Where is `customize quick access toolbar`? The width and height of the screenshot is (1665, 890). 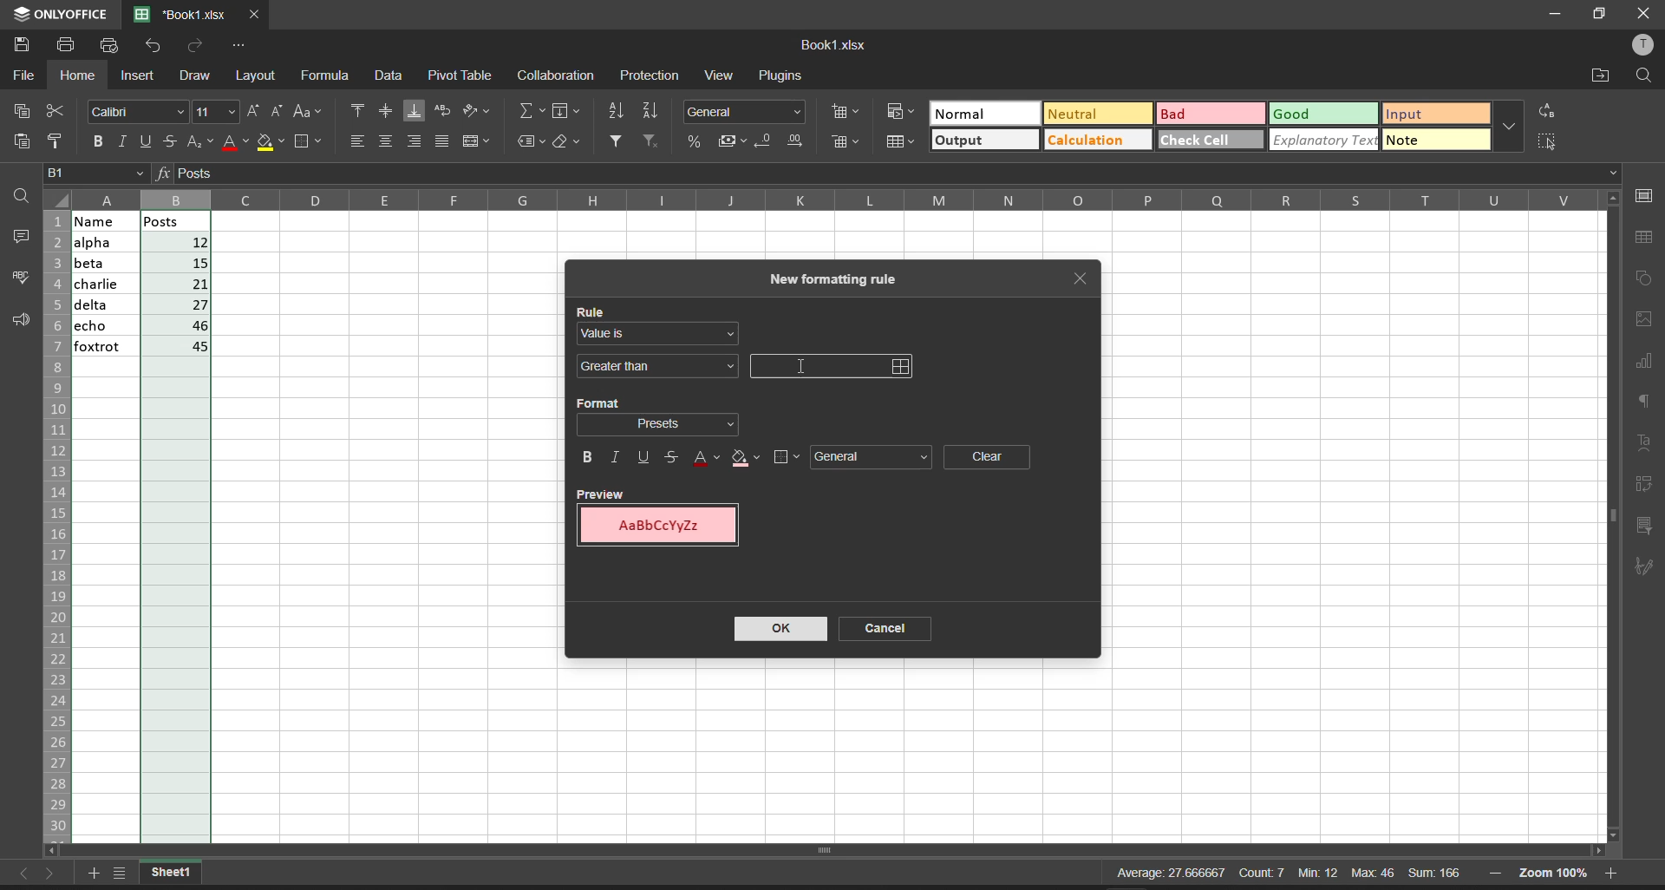 customize quick access toolbar is located at coordinates (240, 44).